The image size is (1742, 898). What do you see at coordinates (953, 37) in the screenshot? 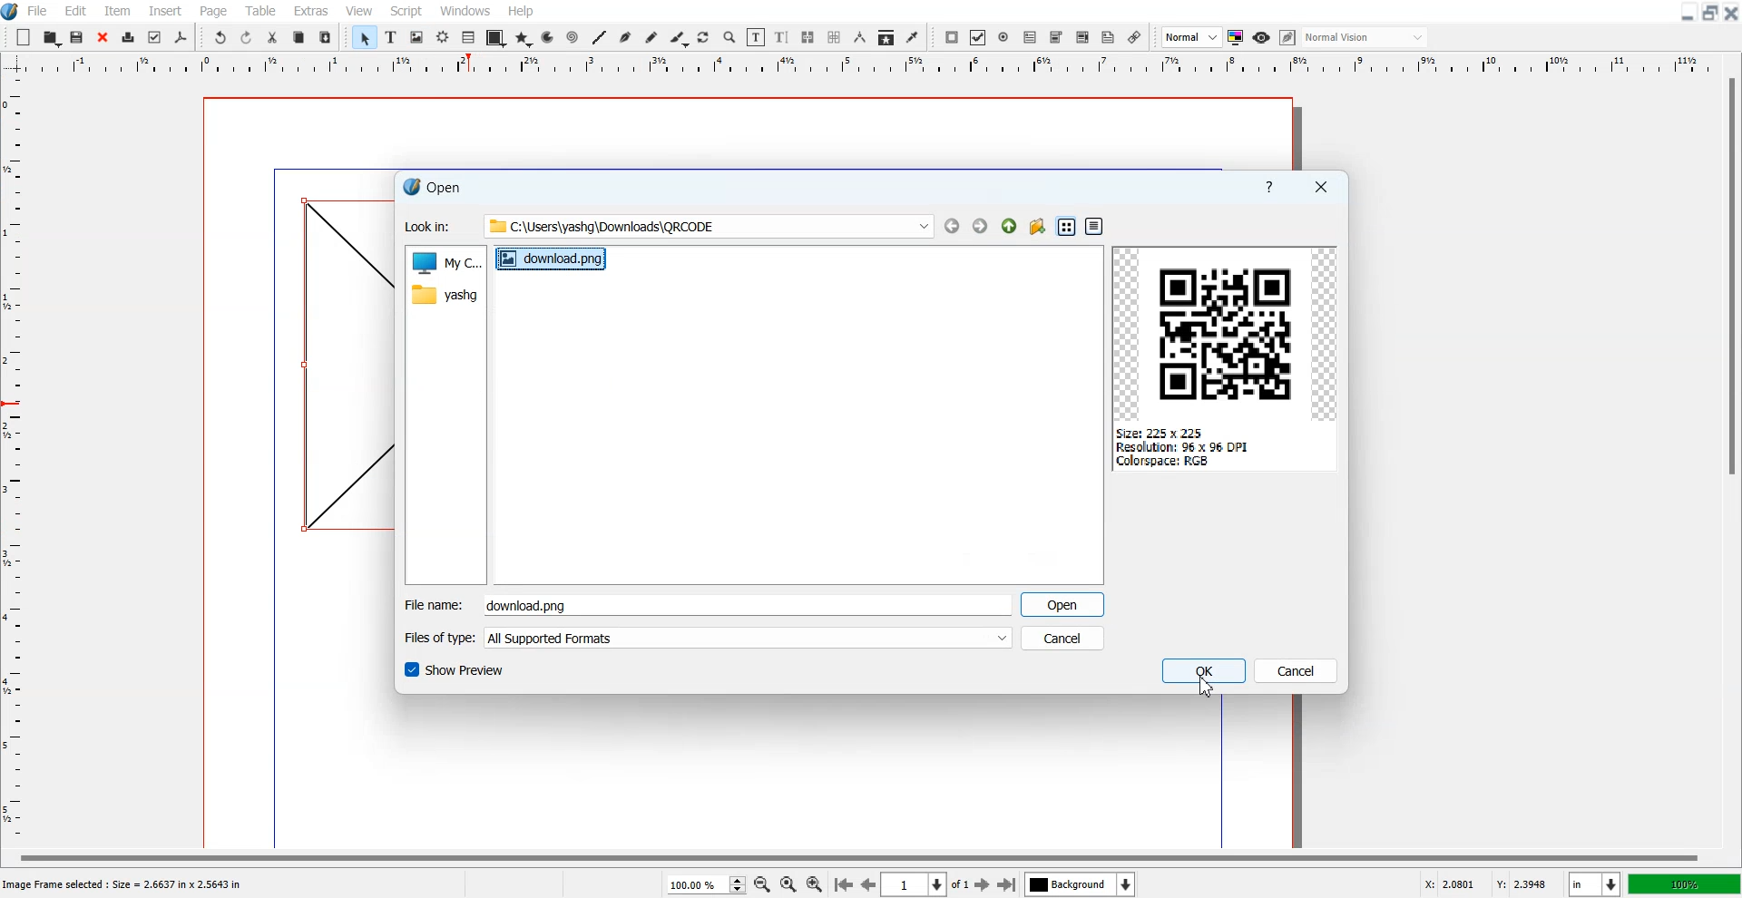
I see `PDF Push Button` at bounding box center [953, 37].